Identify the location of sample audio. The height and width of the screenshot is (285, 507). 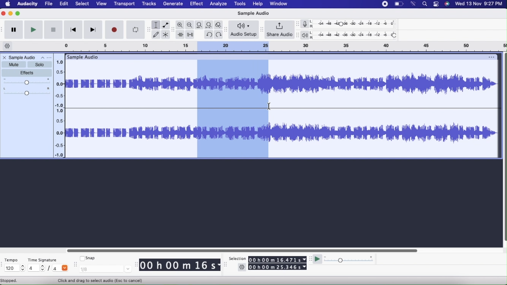
(83, 57).